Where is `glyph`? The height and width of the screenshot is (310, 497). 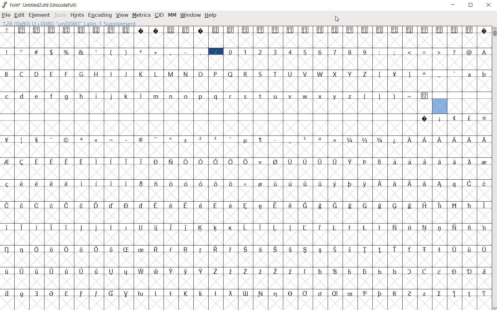
glyph is located at coordinates (395, 249).